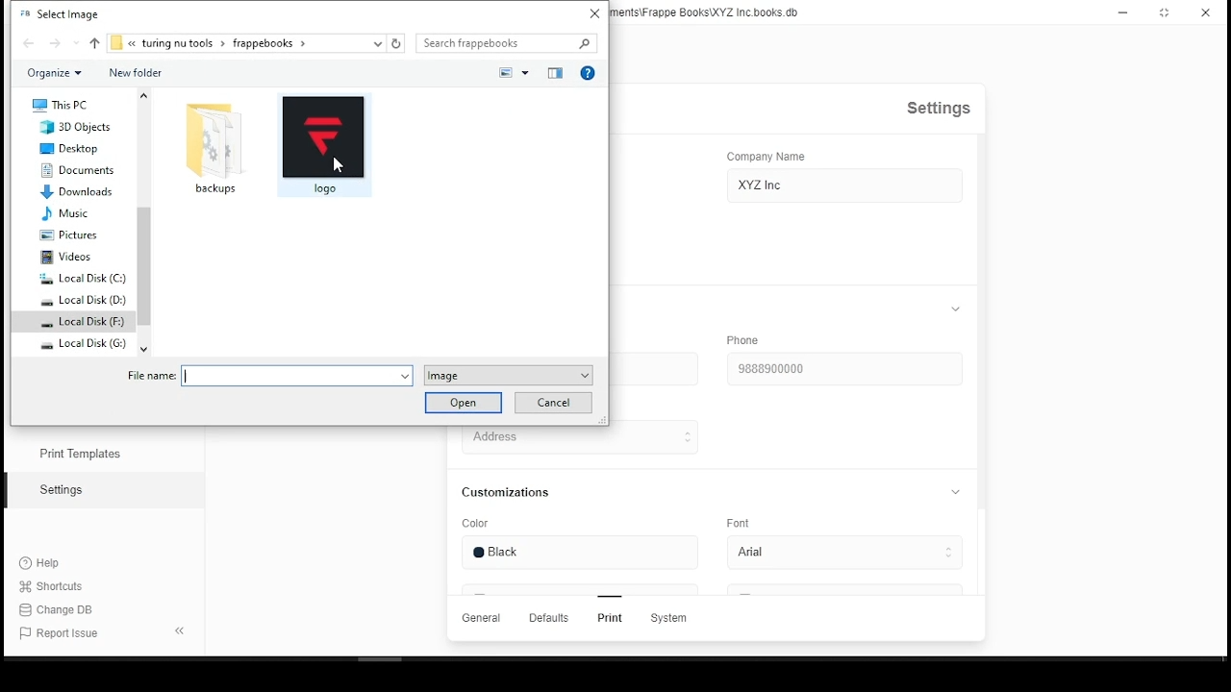 The image size is (1231, 692). What do you see at coordinates (766, 154) in the screenshot?
I see `Company Name` at bounding box center [766, 154].